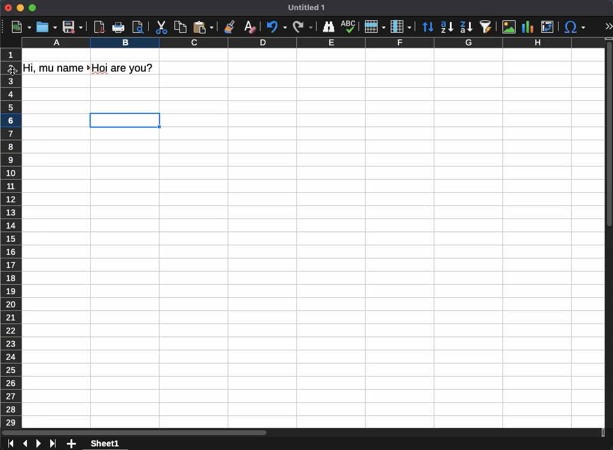 The width and height of the screenshot is (613, 450). Describe the element at coordinates (548, 27) in the screenshot. I see `pivot table` at that location.